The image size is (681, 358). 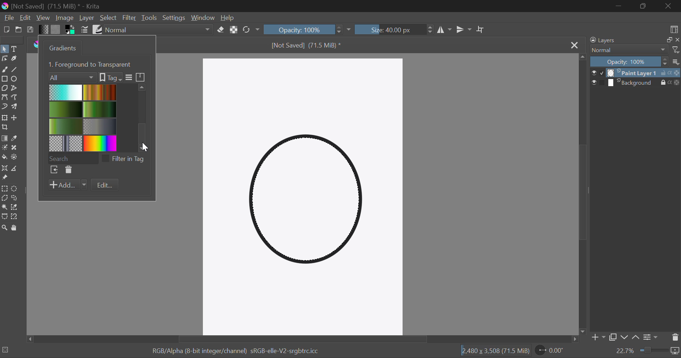 What do you see at coordinates (68, 185) in the screenshot?
I see `Add` at bounding box center [68, 185].